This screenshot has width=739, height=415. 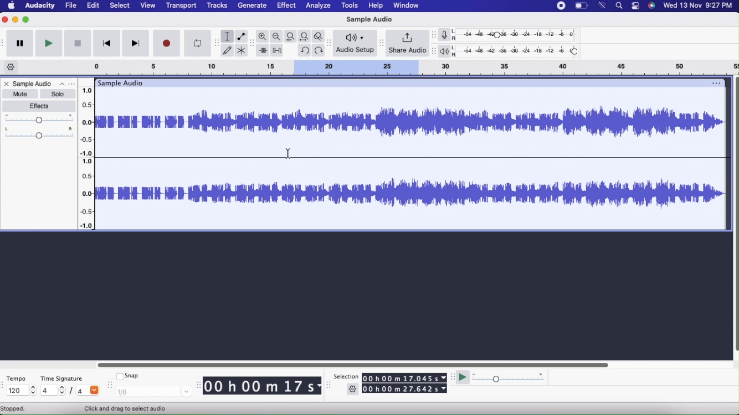 I want to click on Stopped, so click(x=13, y=409).